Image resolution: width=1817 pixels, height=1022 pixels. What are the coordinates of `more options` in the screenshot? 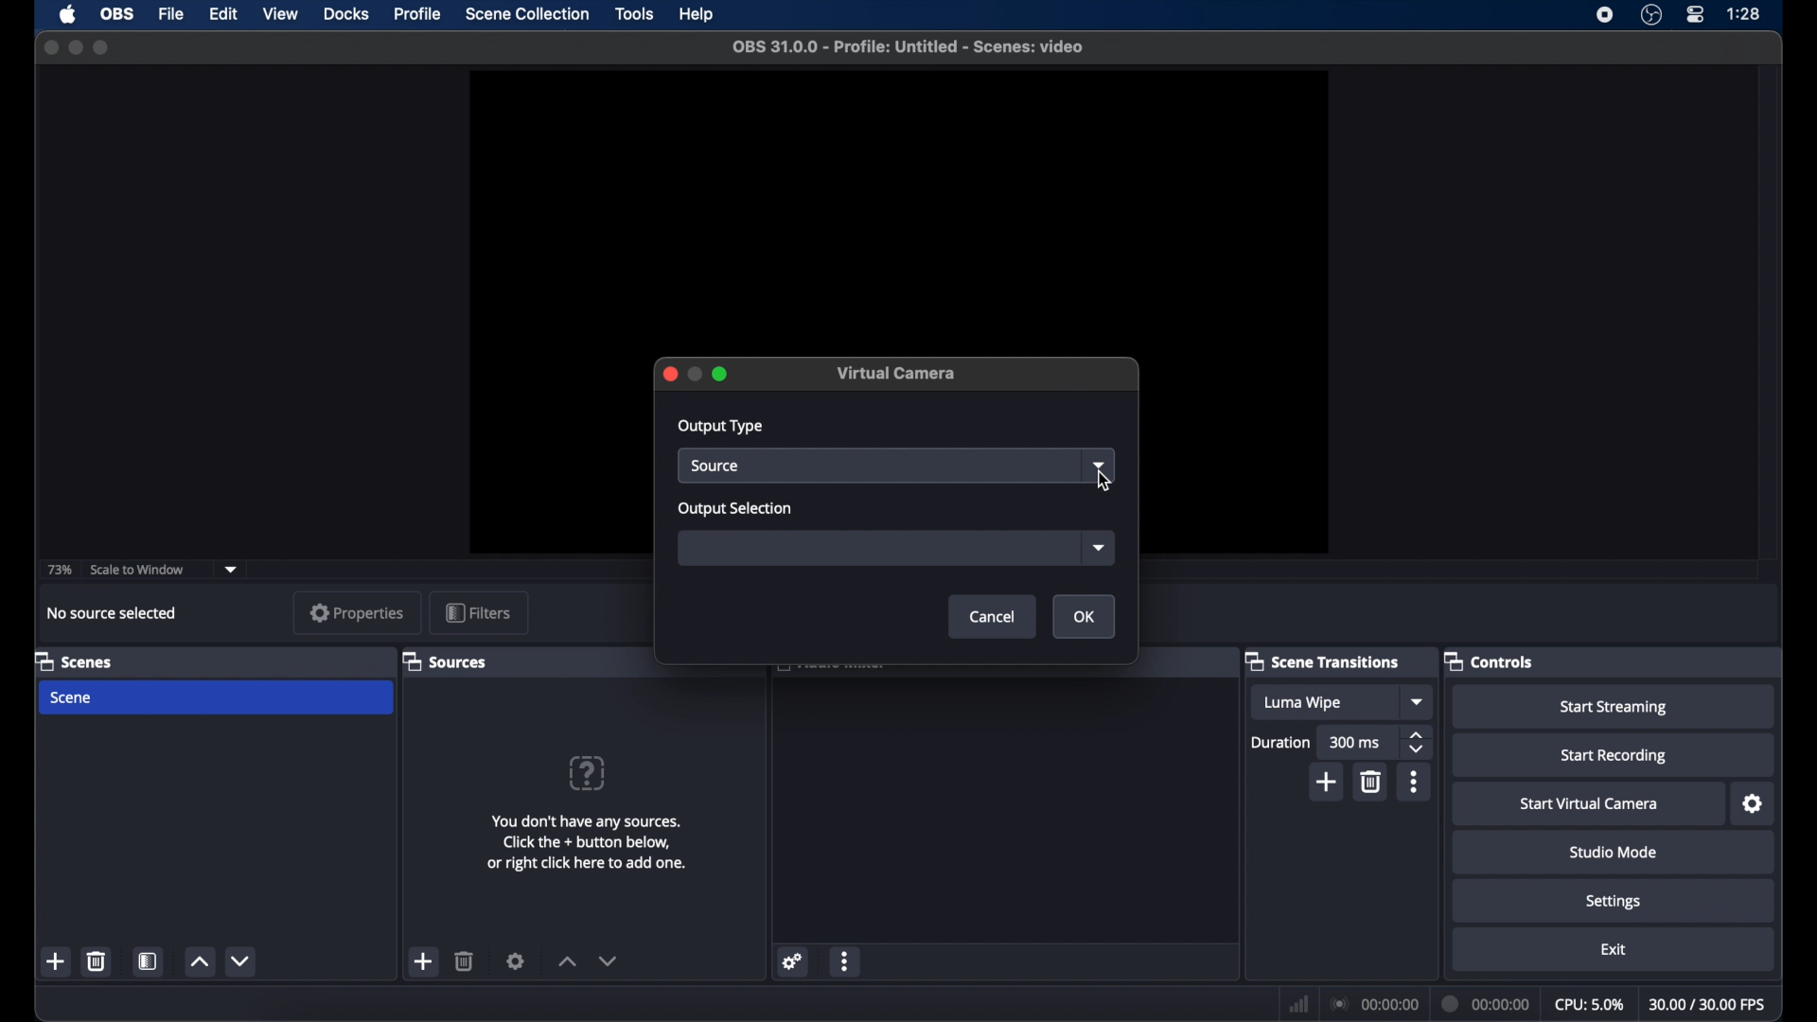 It's located at (1413, 782).